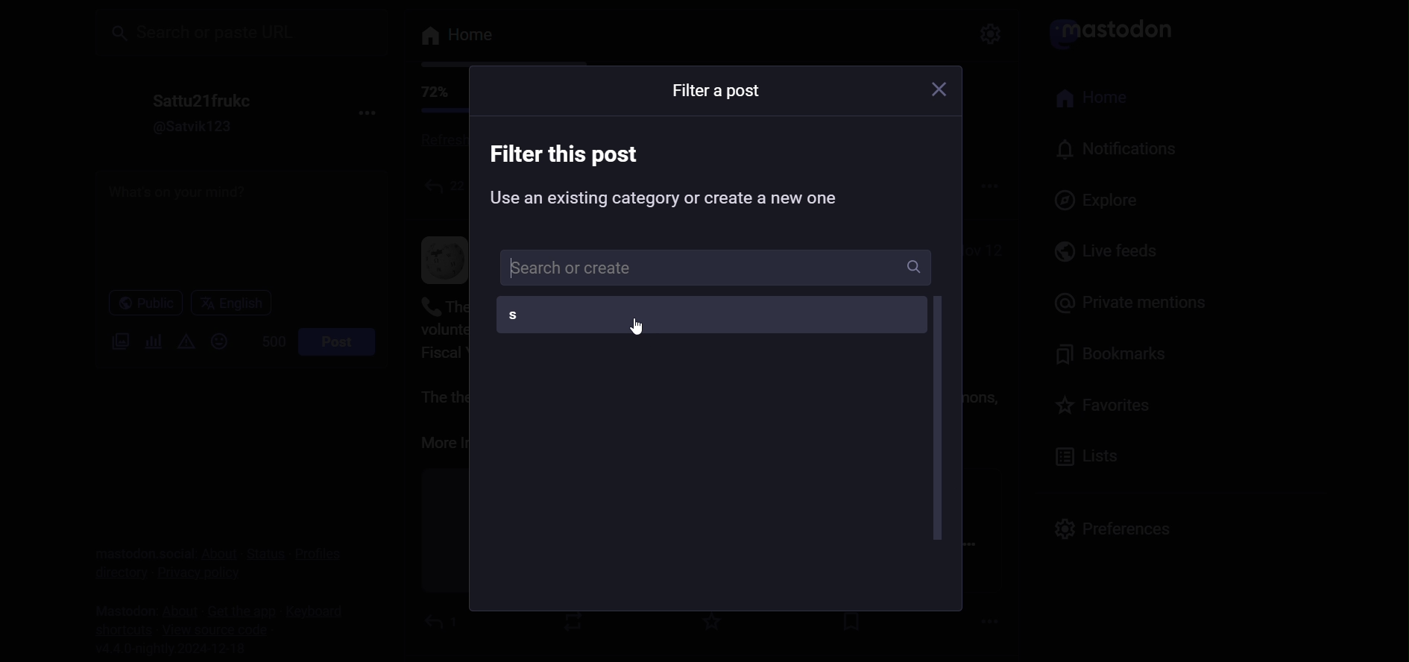 The width and height of the screenshot is (1409, 662). What do you see at coordinates (1110, 250) in the screenshot?
I see `live feed` at bounding box center [1110, 250].